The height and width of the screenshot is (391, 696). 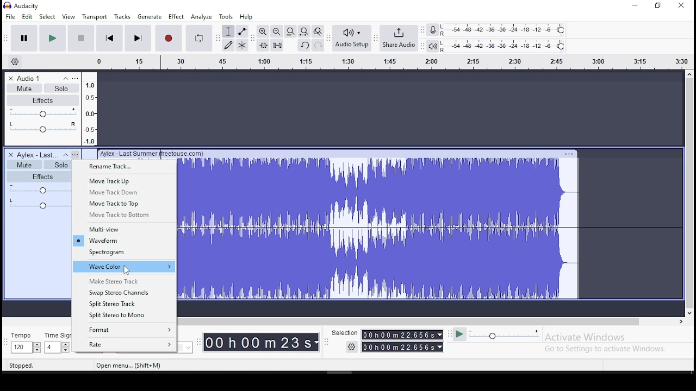 What do you see at coordinates (168, 38) in the screenshot?
I see `record` at bounding box center [168, 38].